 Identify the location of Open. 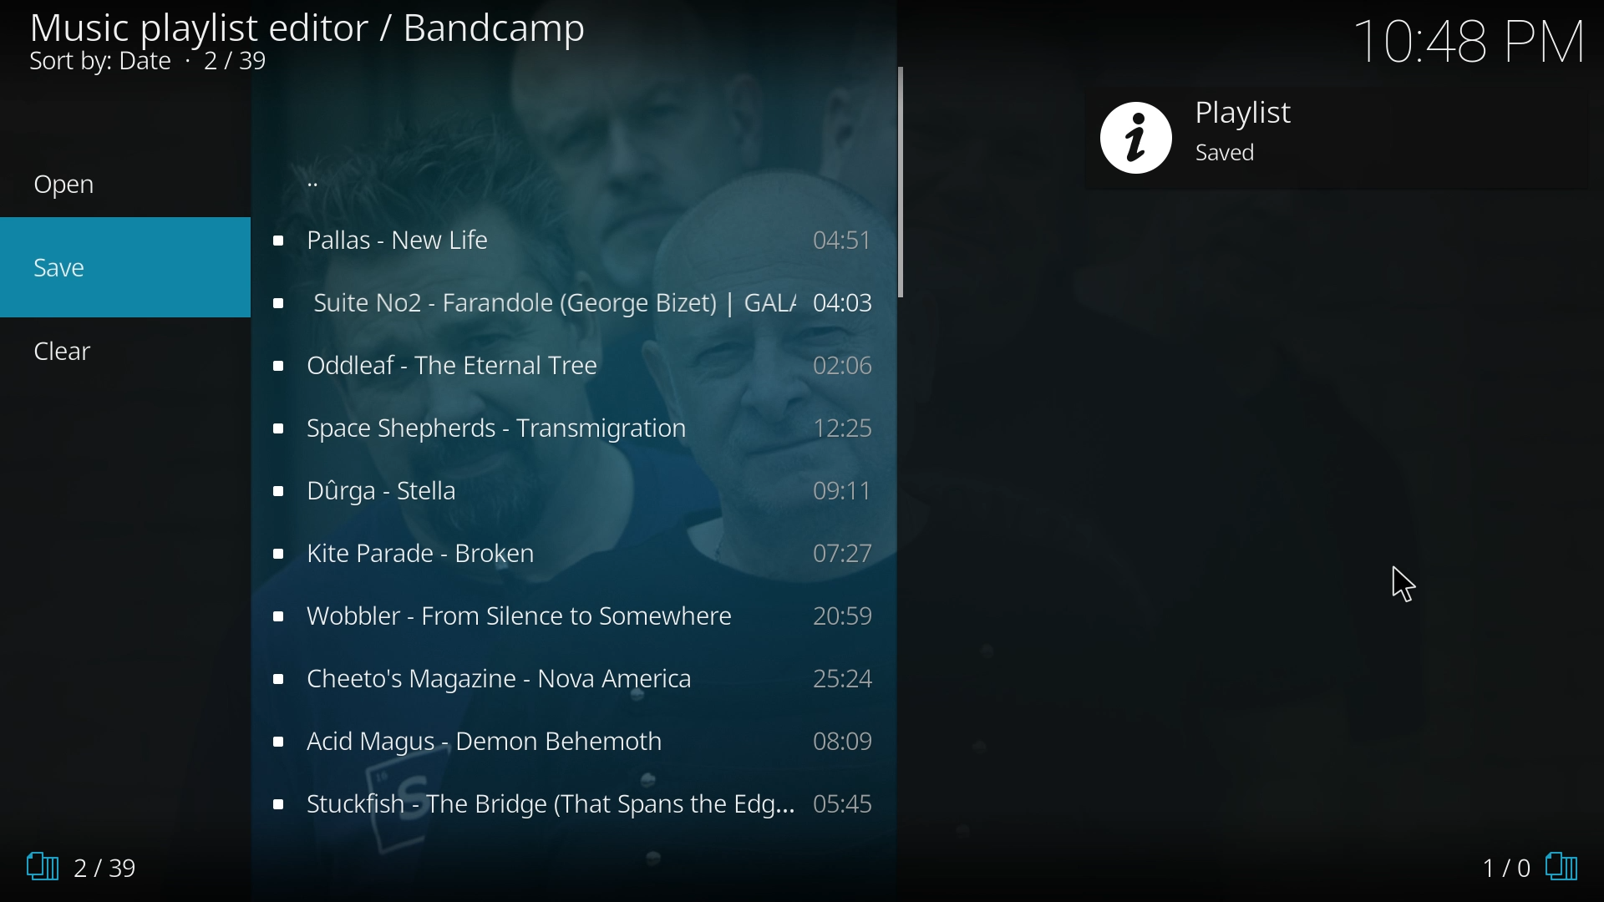
(104, 187).